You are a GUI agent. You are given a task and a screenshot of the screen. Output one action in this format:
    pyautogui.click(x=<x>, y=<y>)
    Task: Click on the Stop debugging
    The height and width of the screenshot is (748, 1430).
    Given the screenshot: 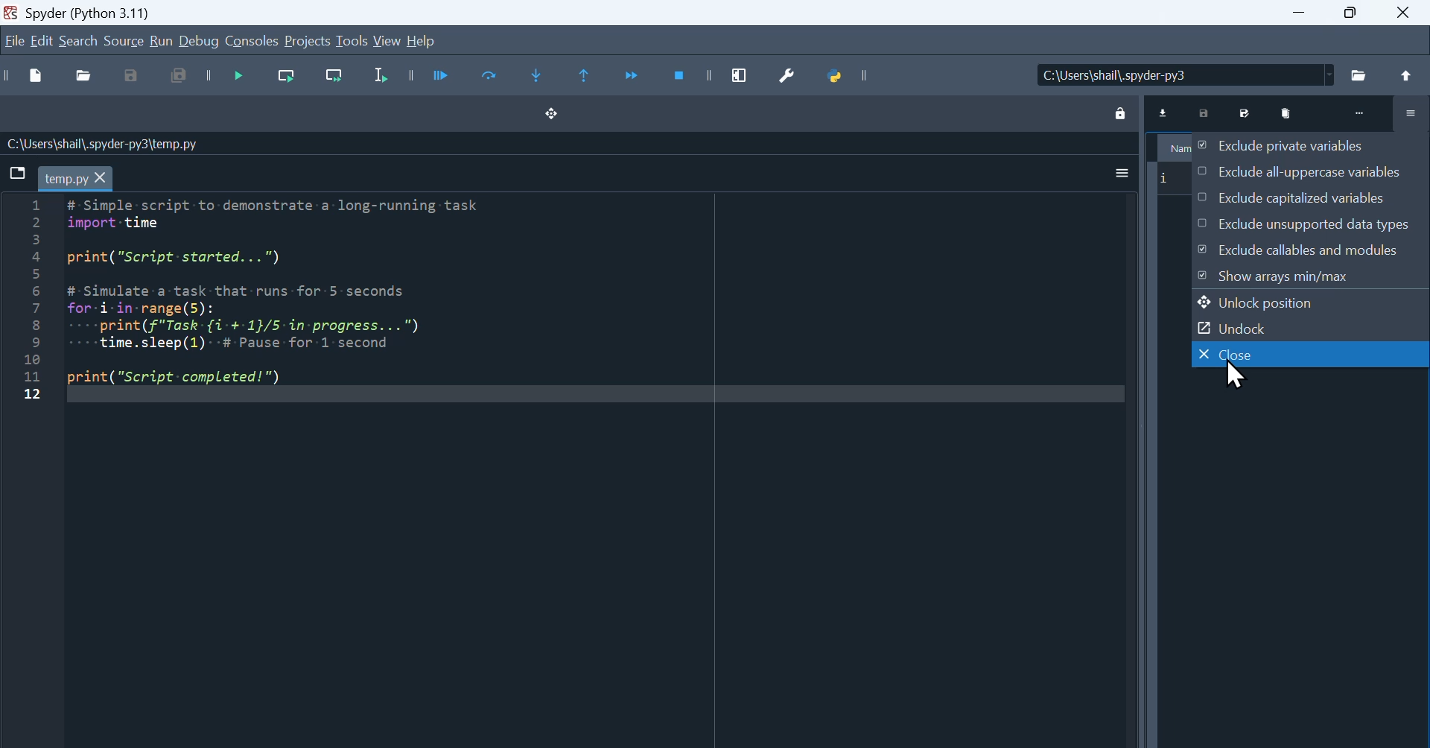 What is the action you would take?
    pyautogui.click(x=681, y=77)
    